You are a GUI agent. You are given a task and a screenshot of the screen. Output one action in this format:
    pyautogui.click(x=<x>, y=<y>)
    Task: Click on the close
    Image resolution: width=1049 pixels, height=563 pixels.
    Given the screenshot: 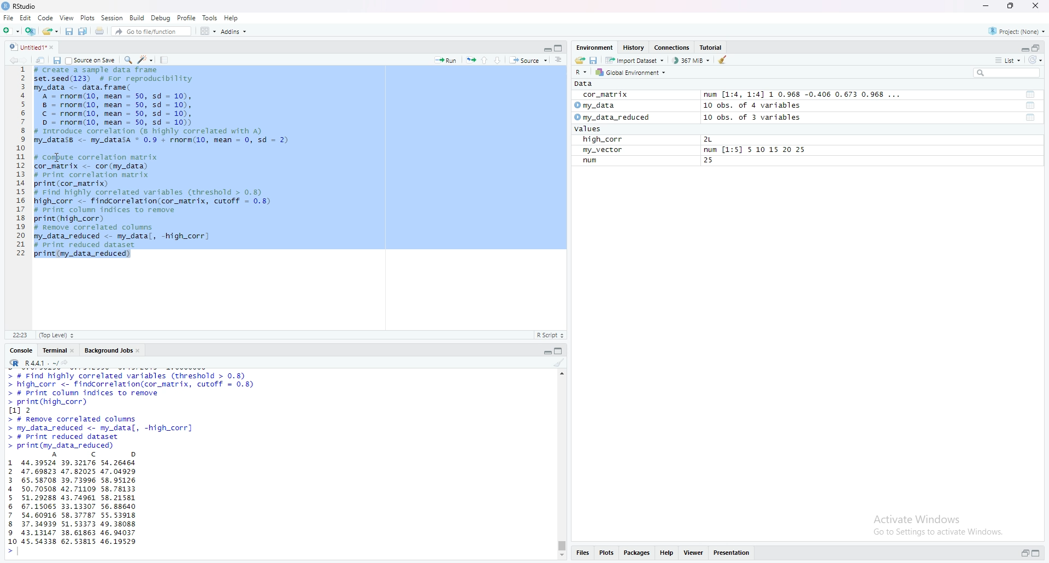 What is the action you would take?
    pyautogui.click(x=139, y=351)
    